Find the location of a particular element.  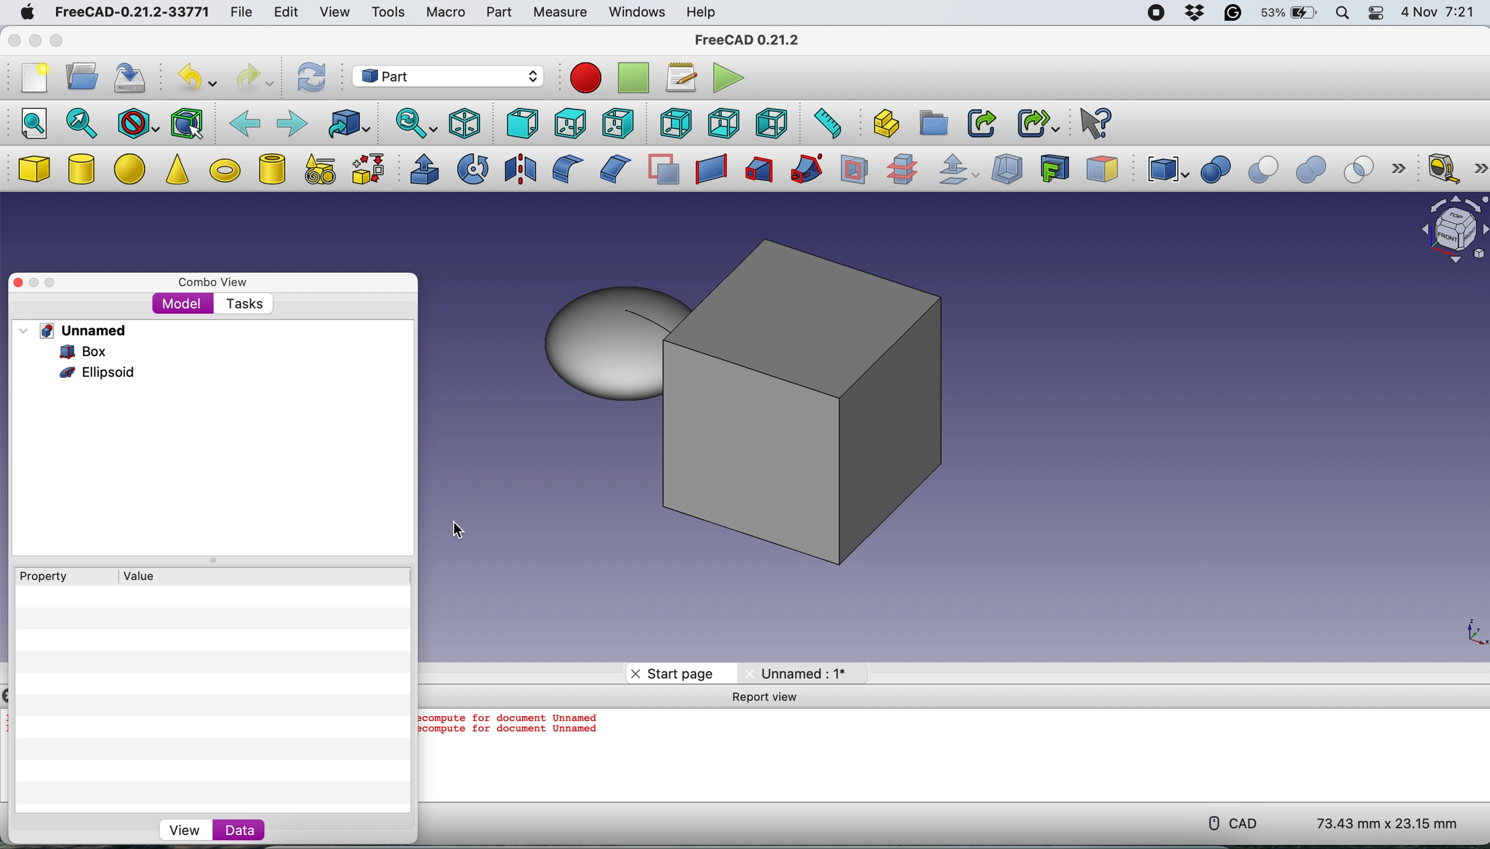

new is located at coordinates (31, 81).